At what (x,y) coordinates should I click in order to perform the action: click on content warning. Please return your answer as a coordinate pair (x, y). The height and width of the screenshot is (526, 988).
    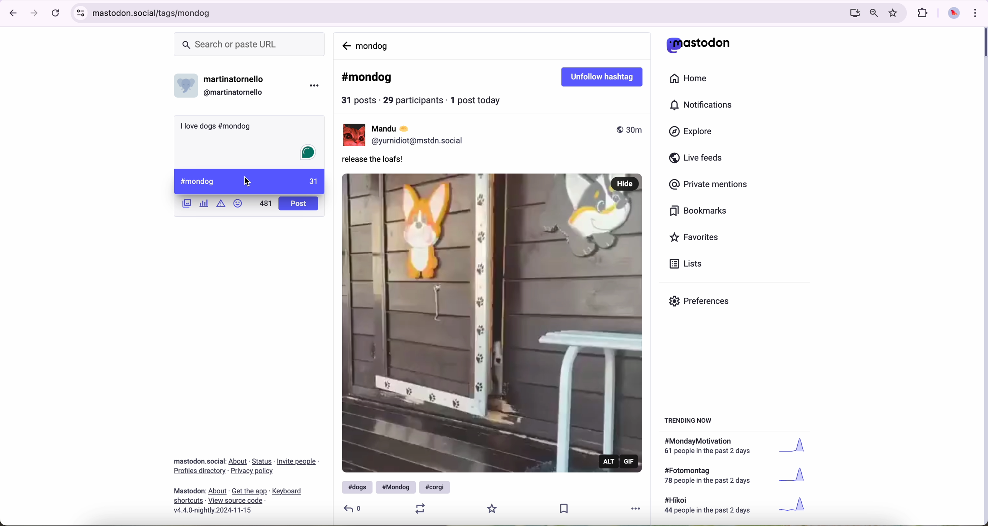
    Looking at the image, I should click on (220, 205).